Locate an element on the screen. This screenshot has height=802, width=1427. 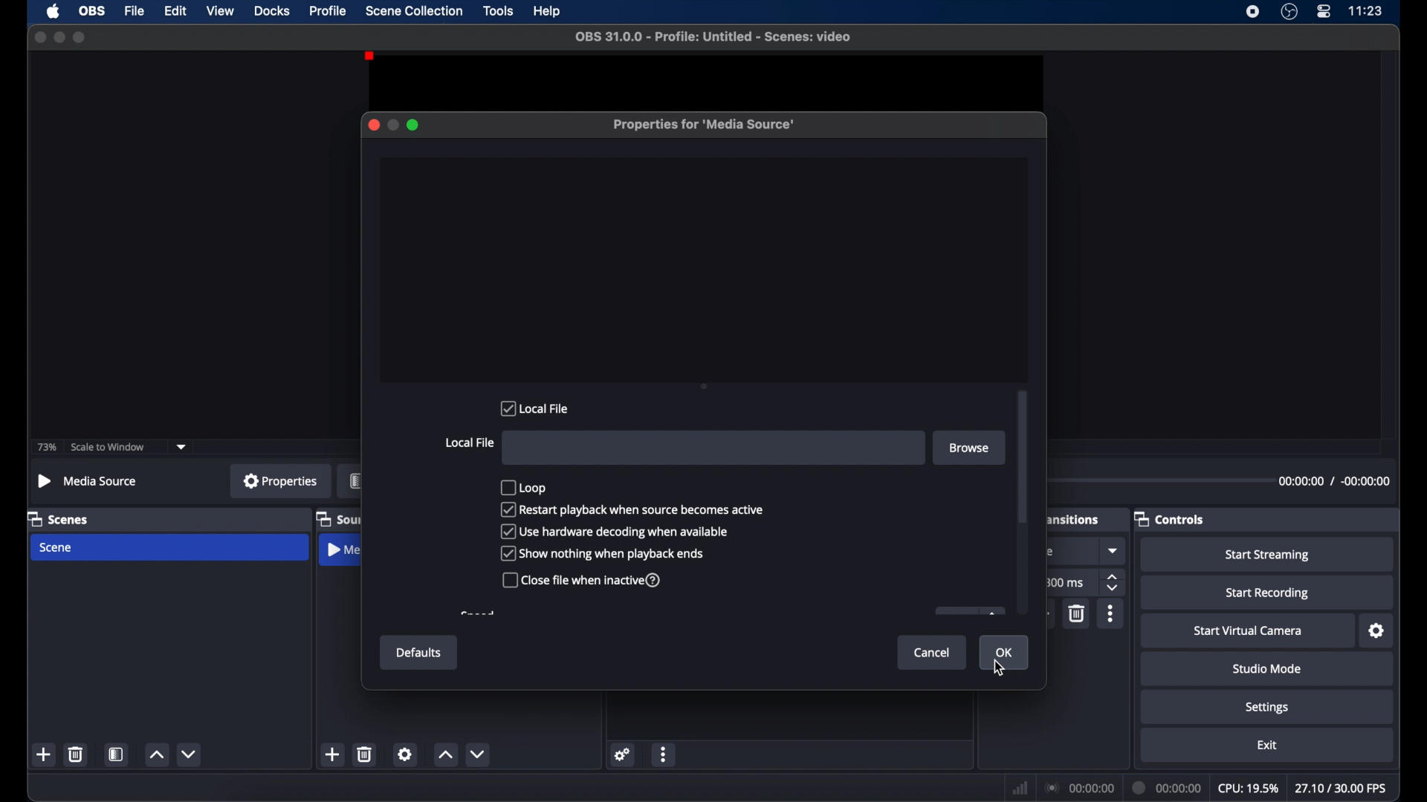
obscure text is located at coordinates (1045, 551).